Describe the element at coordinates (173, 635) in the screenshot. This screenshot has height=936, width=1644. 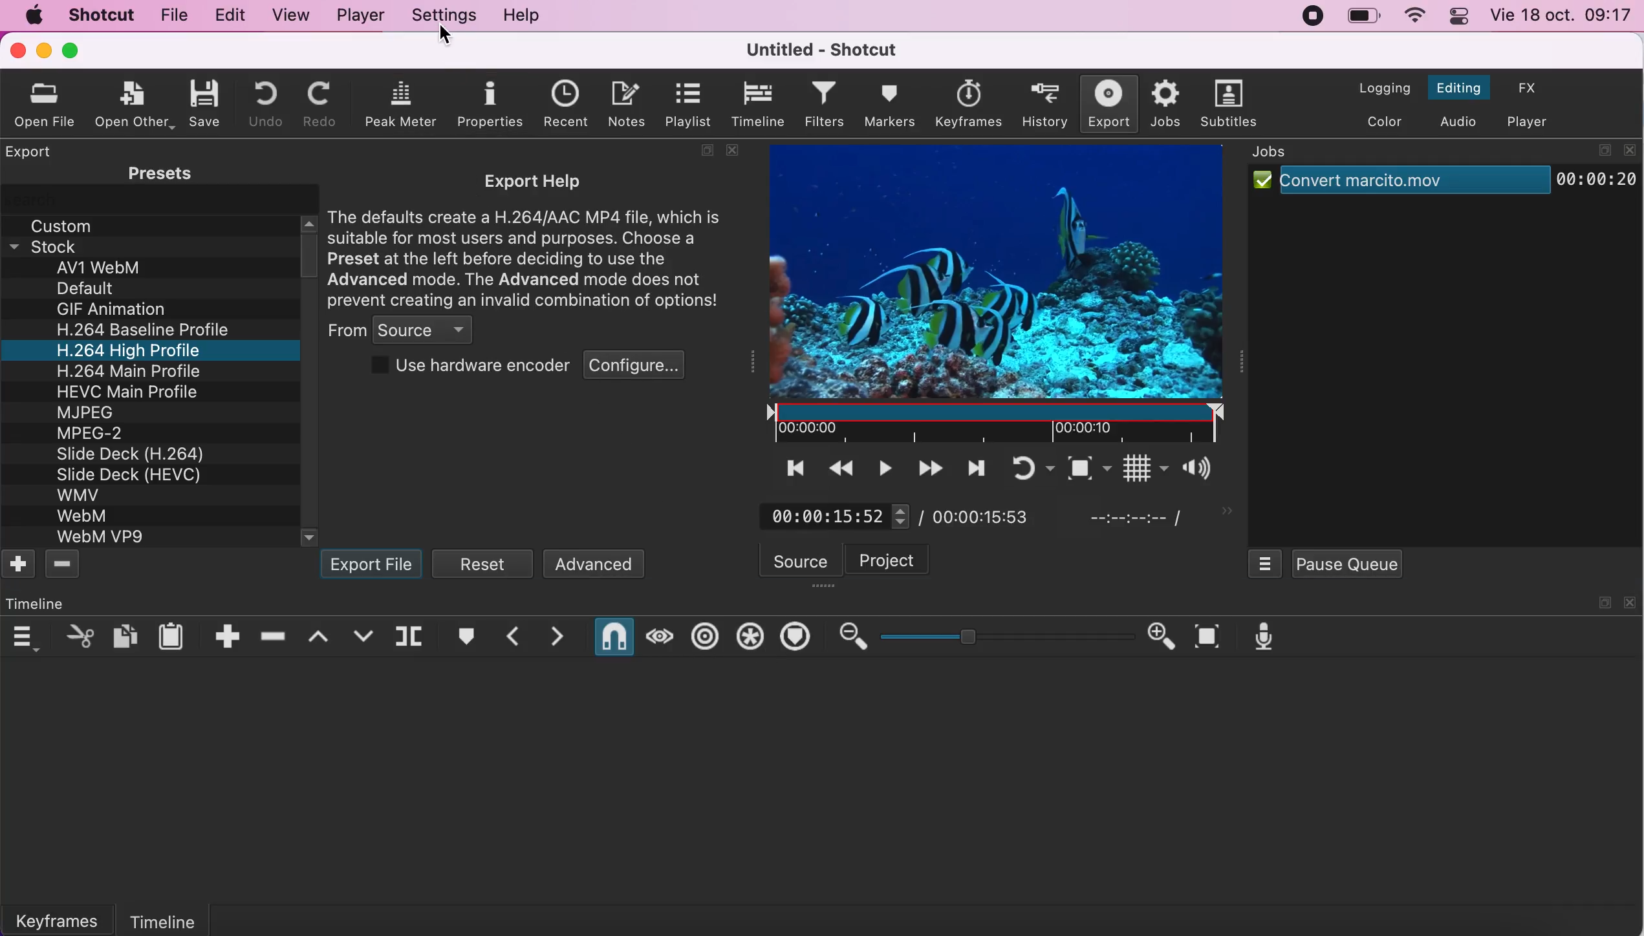
I see `paste` at that location.